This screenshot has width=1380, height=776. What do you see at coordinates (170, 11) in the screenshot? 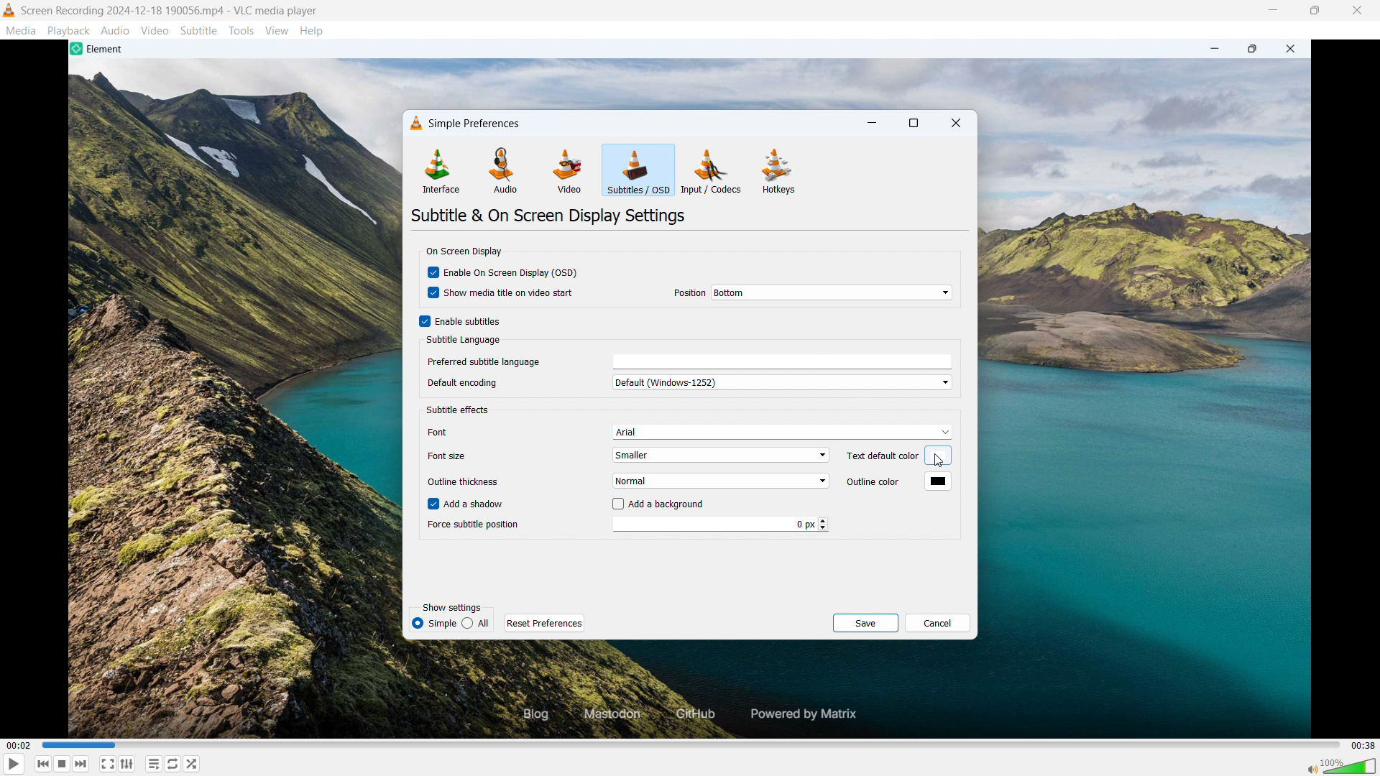
I see `File name ` at bounding box center [170, 11].